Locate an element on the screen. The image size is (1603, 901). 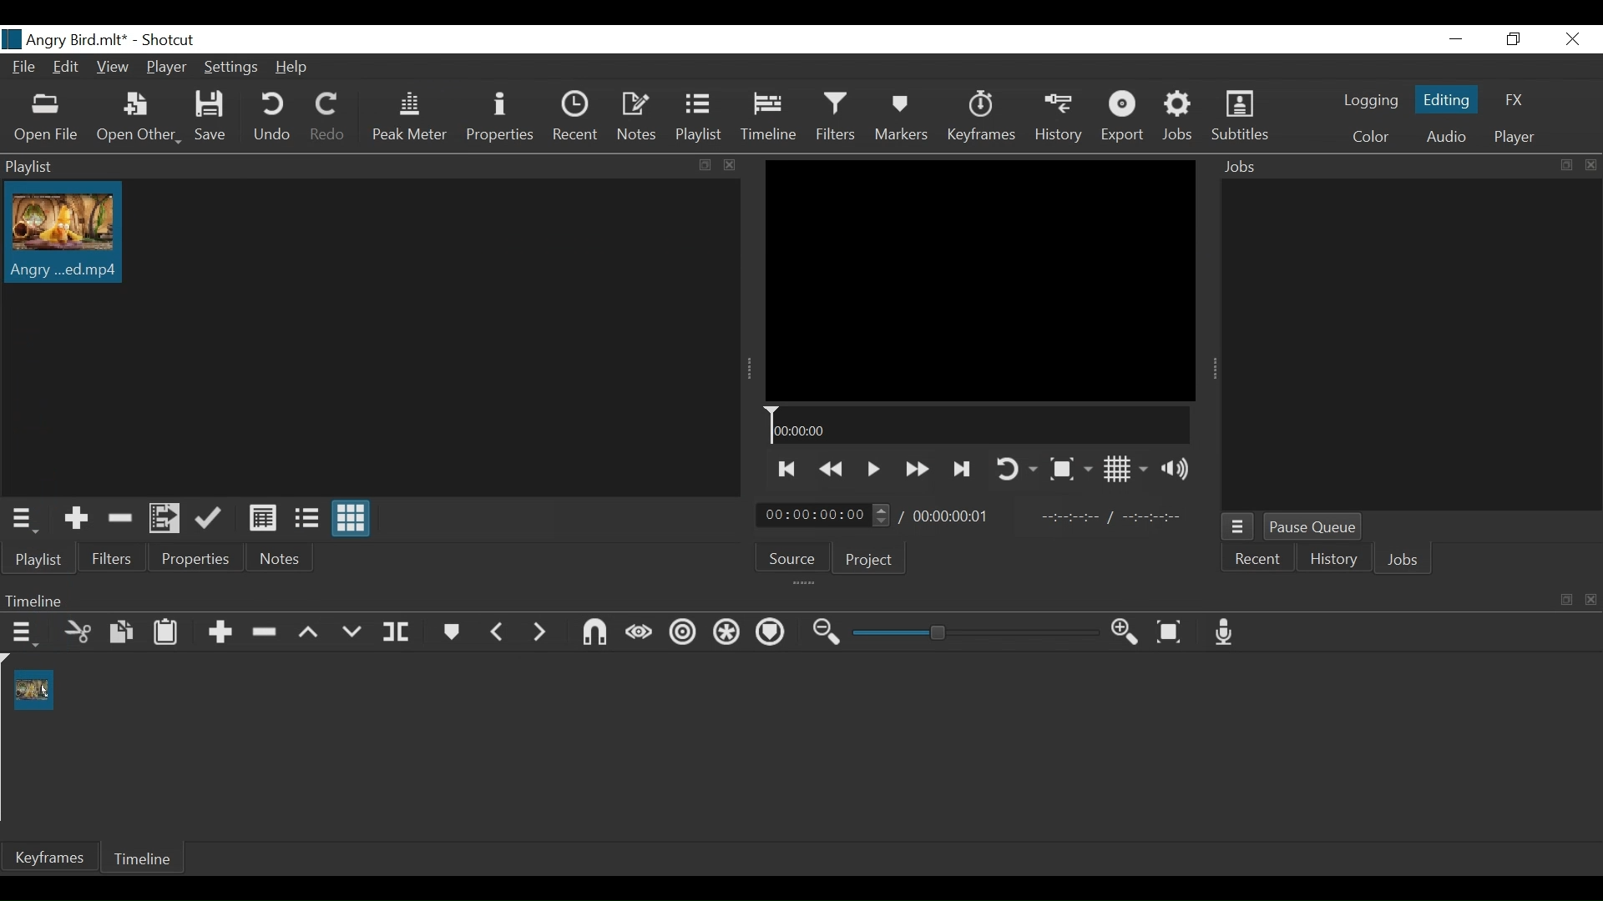
Total duration is located at coordinates (955, 516).